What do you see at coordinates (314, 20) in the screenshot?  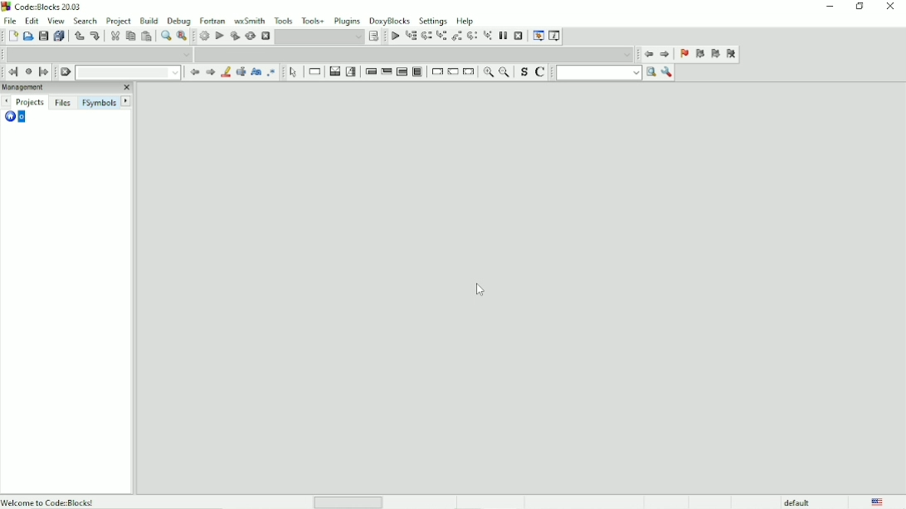 I see `Tools+` at bounding box center [314, 20].